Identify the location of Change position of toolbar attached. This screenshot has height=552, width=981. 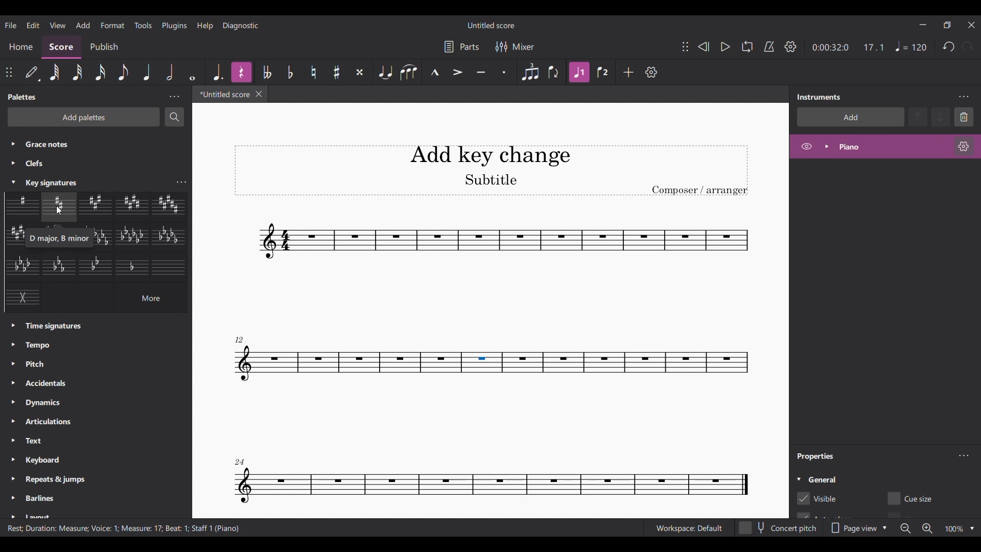
(685, 47).